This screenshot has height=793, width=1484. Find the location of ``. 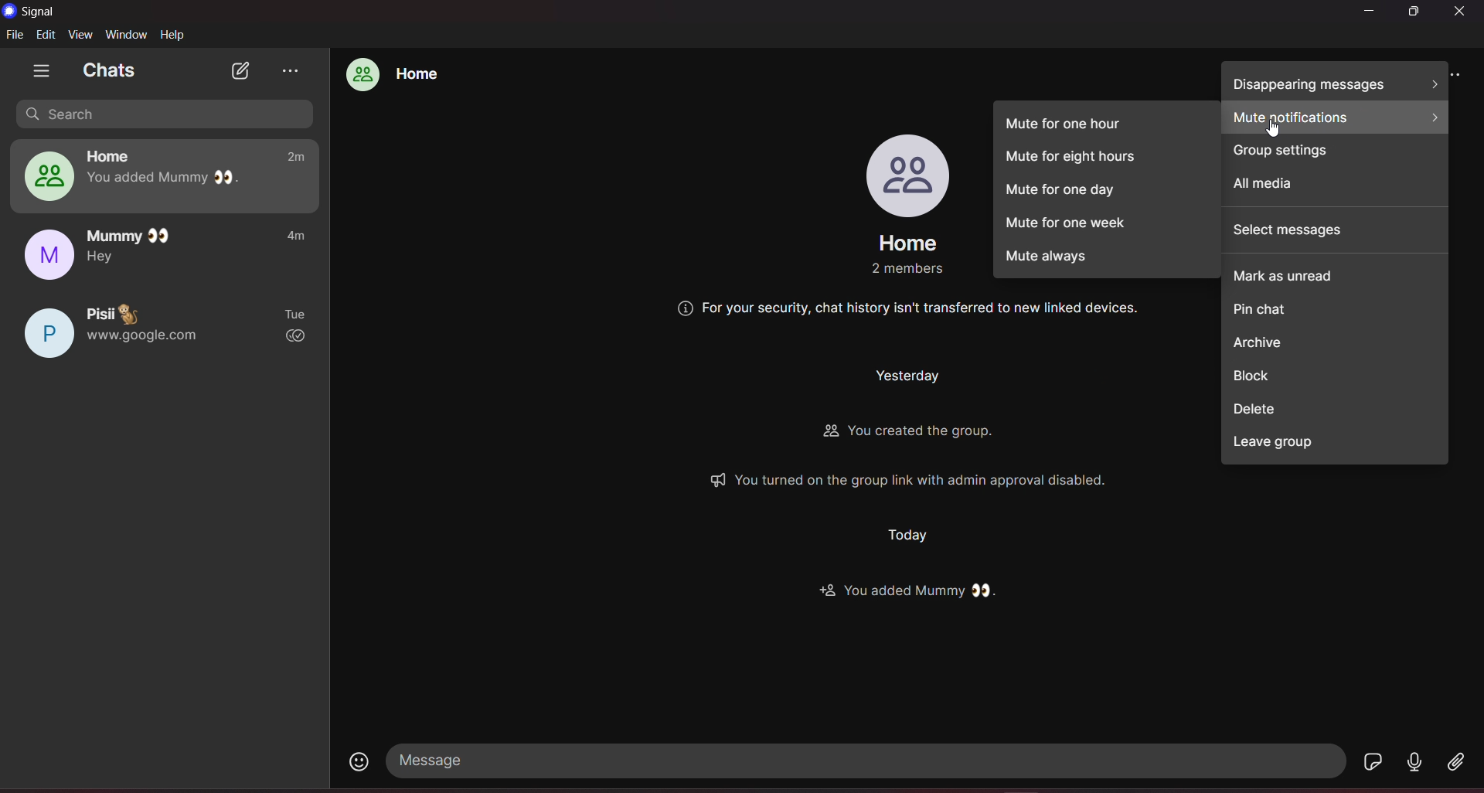

 is located at coordinates (911, 271).